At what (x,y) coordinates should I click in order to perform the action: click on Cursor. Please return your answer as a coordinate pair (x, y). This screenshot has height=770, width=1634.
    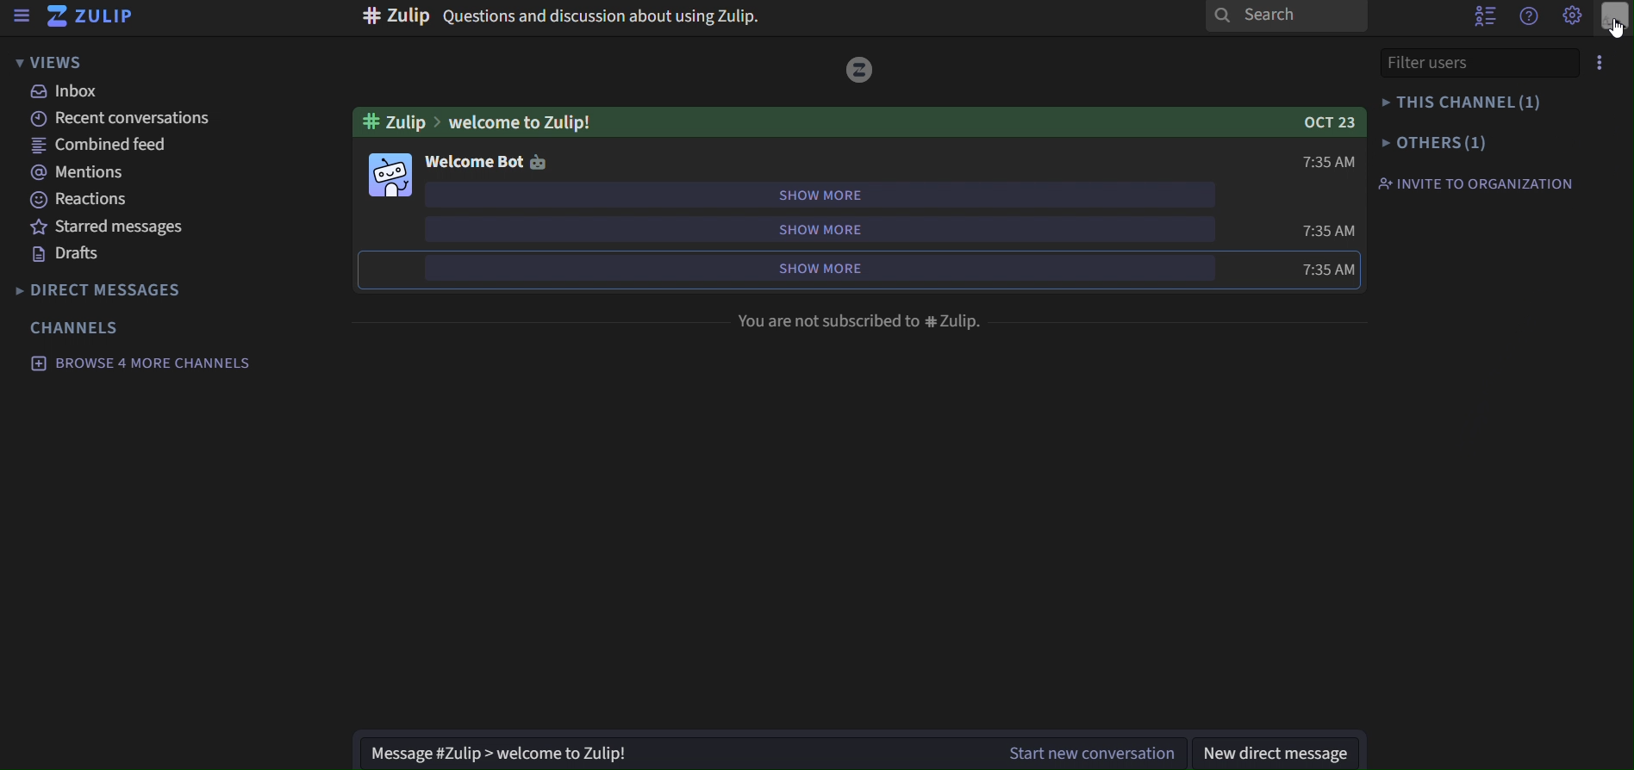
    Looking at the image, I should click on (1609, 29).